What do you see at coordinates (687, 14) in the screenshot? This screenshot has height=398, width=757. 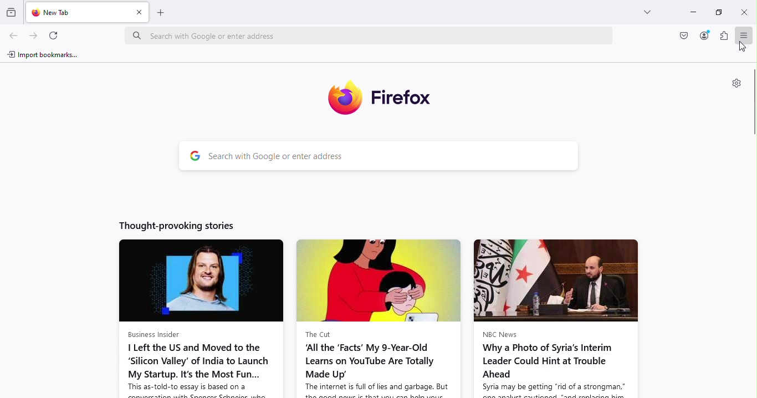 I see `Minimize` at bounding box center [687, 14].